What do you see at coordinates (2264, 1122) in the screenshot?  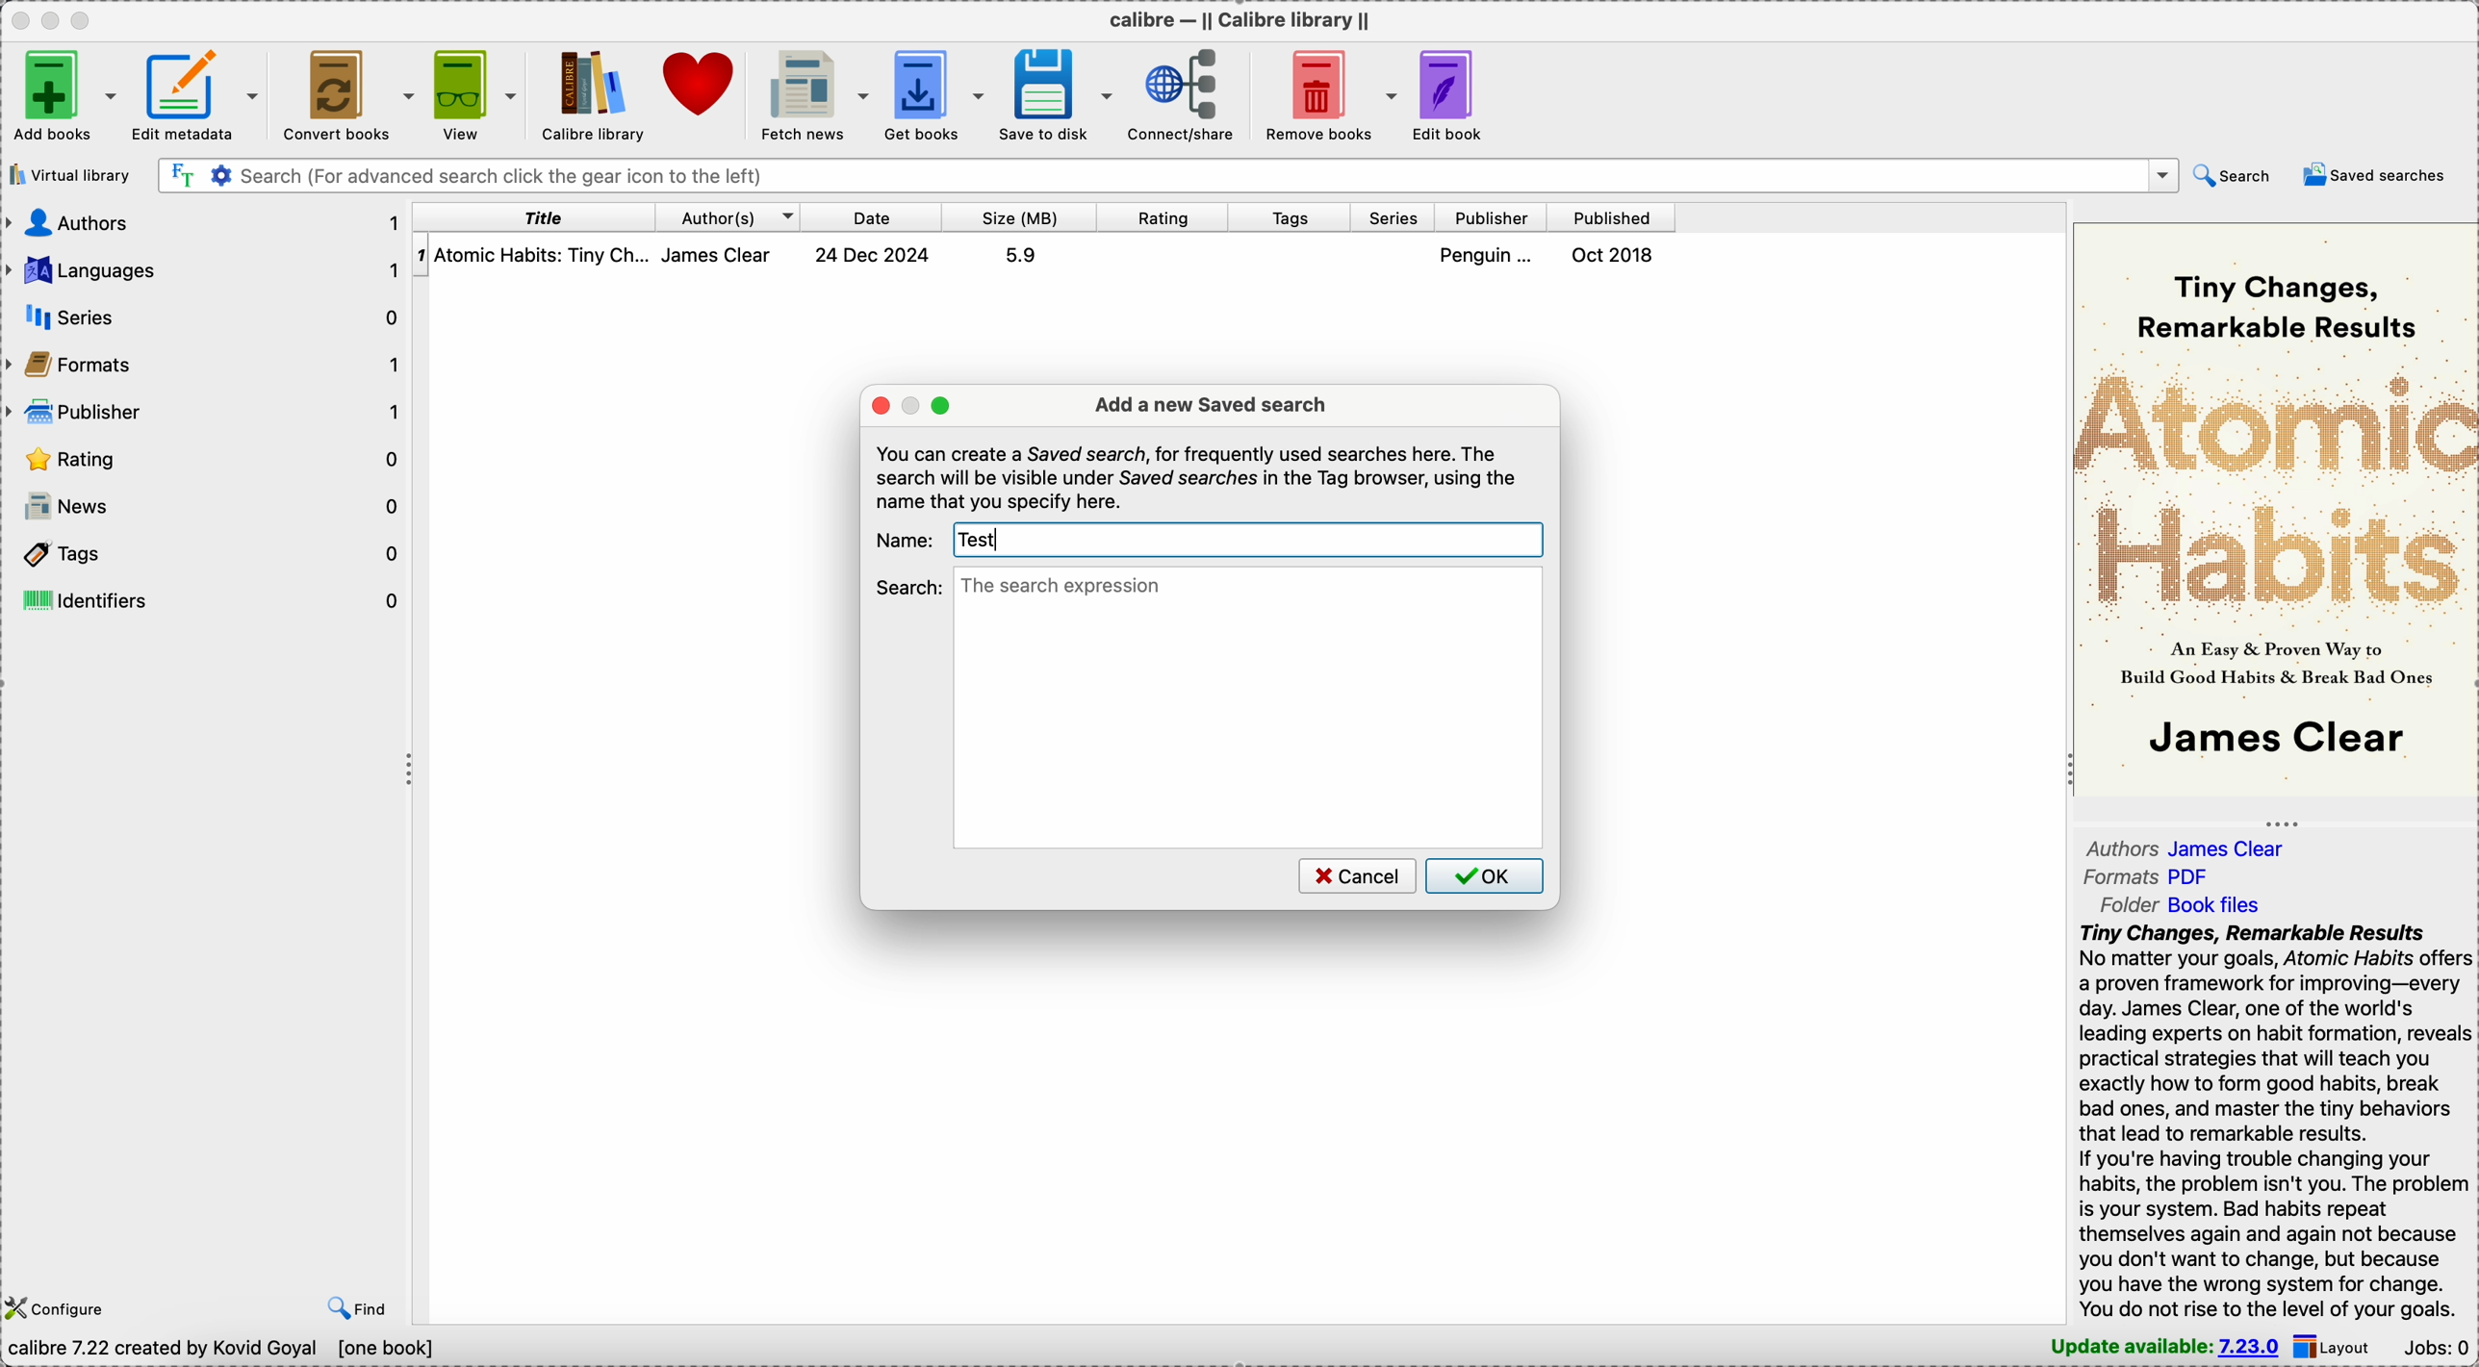 I see `riny Changes, kemarkabie Kesuits

No matter your goals, Atomic Habits offers
a proven framework for improving—every
day. James Clear, one of the world's
leading experts on habit formation, reveals
practical strategies that will teach you
exactly how to form good habits, break
bad ones, and master the tiny behaviors
that lead to remarkable results.

If you're having trouble changing your
habits, the problem isn't you. The problem
is your system. Bad habits repeat
themselves again and again not because
you don't want to change, but because
you have the wrong system for change.
You do not rise to the level of your goals.` at bounding box center [2264, 1122].